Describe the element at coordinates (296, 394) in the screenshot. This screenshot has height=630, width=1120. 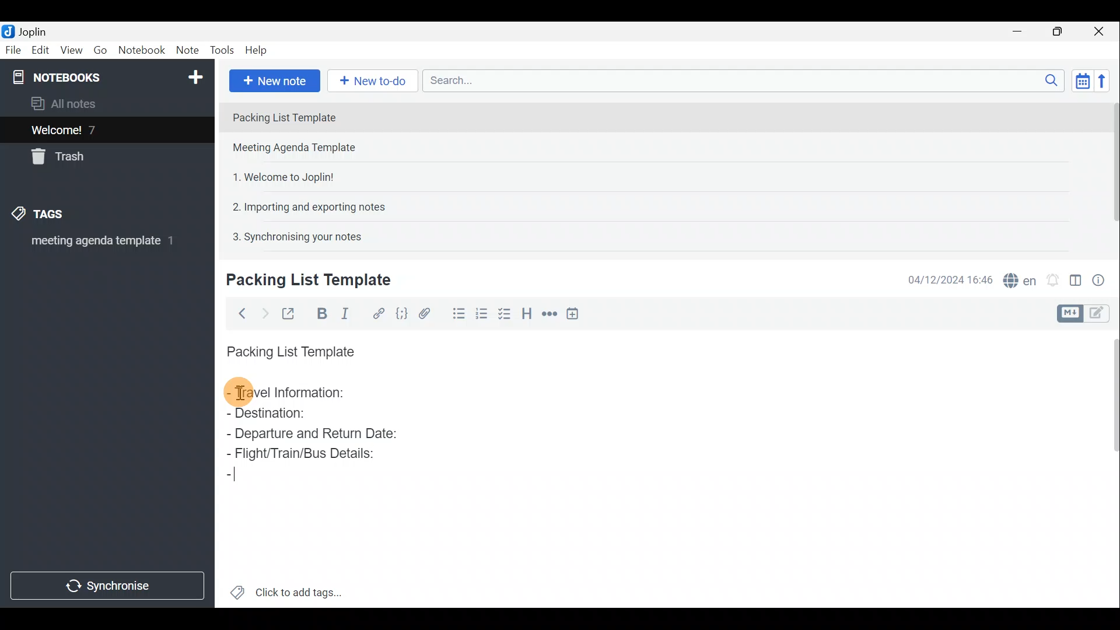
I see `Travel Information:` at that location.